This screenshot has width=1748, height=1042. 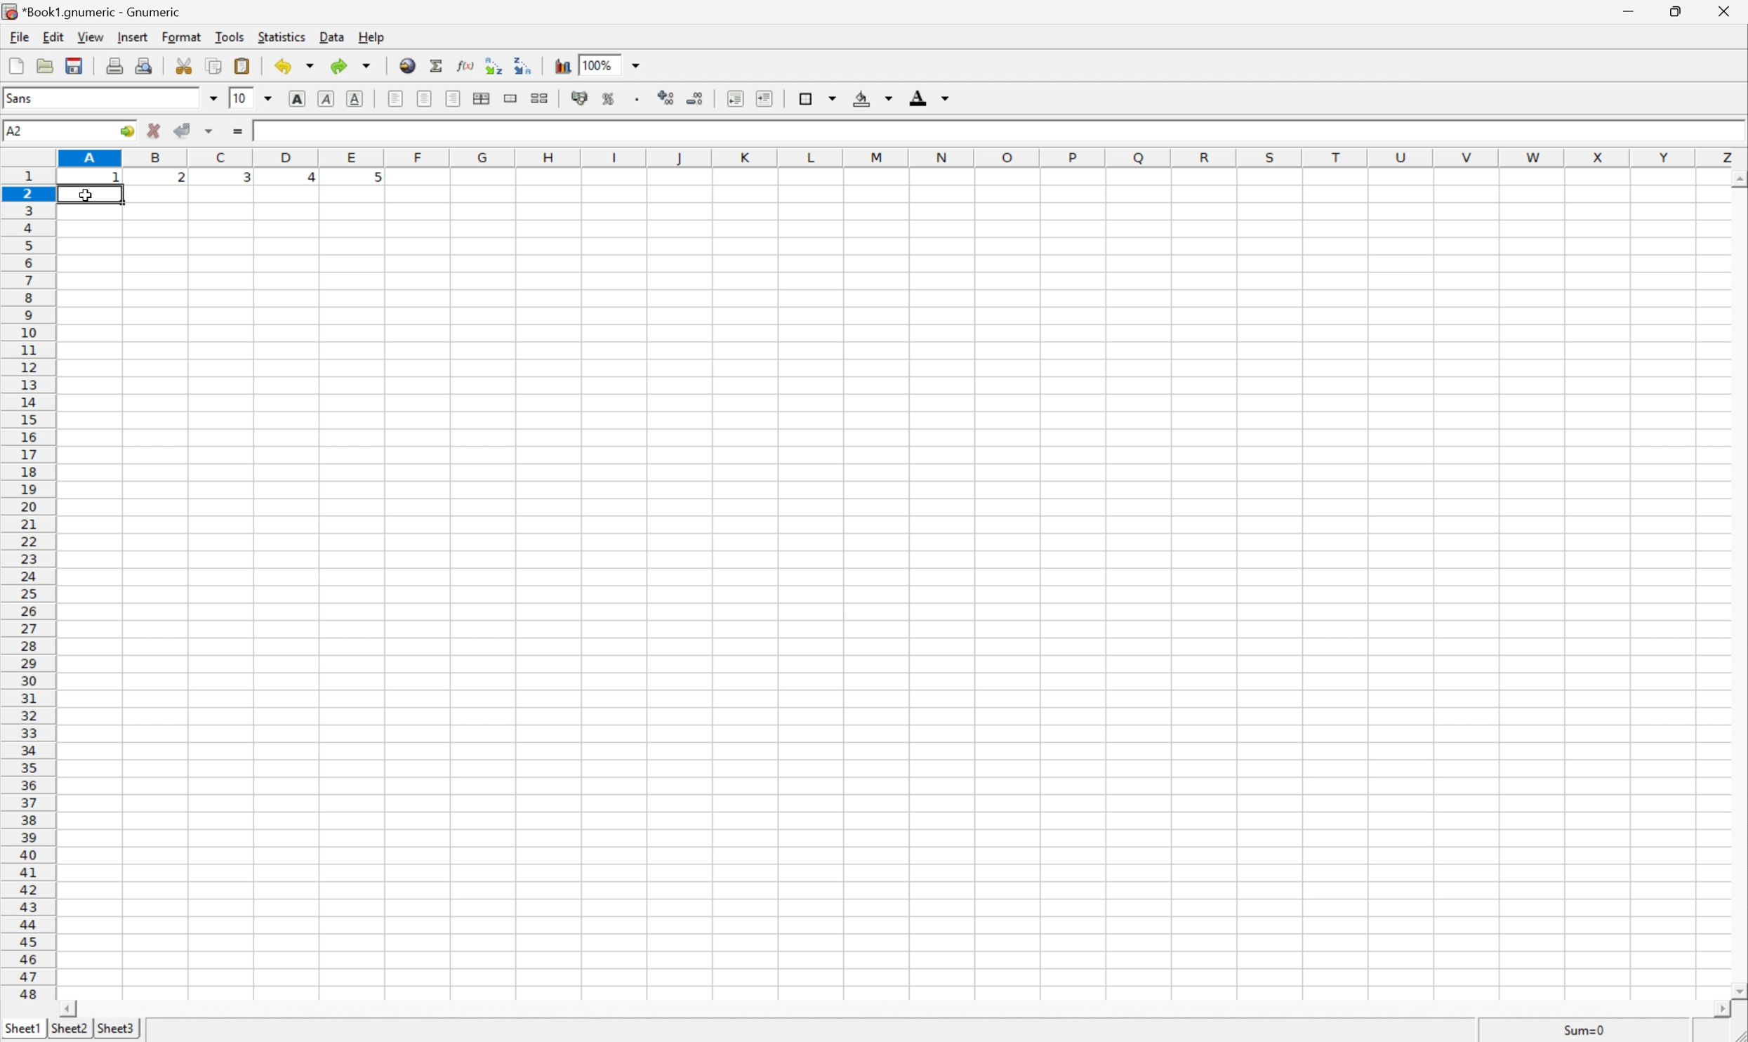 What do you see at coordinates (762, 98) in the screenshot?
I see `increase indent` at bounding box center [762, 98].